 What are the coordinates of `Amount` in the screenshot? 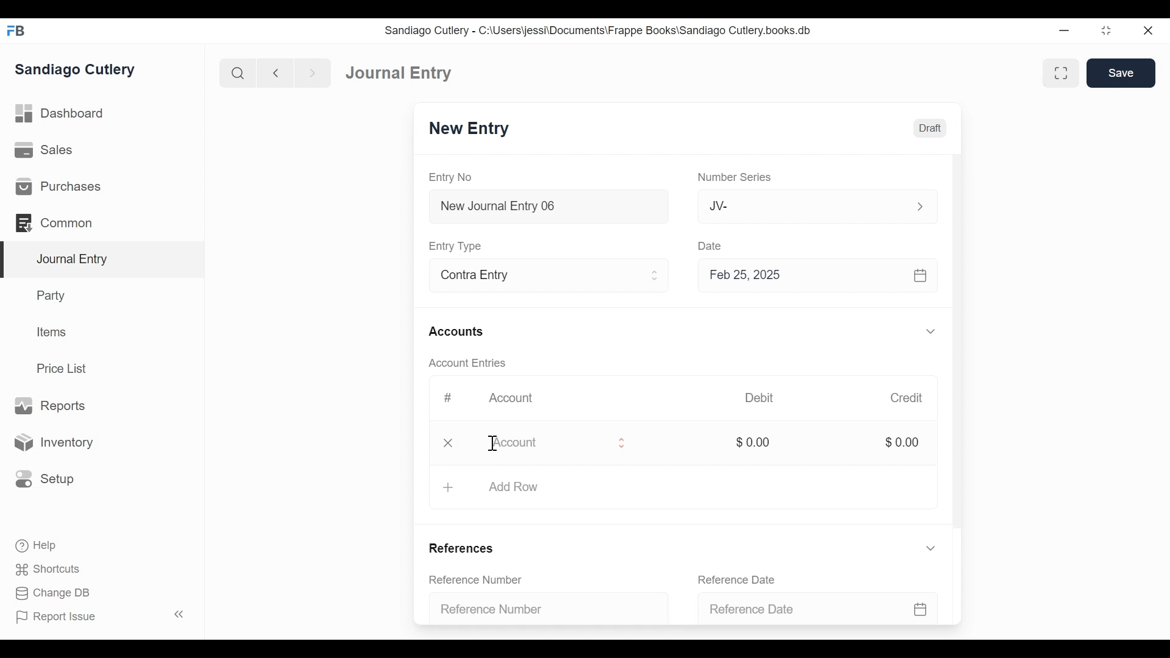 It's located at (549, 443).